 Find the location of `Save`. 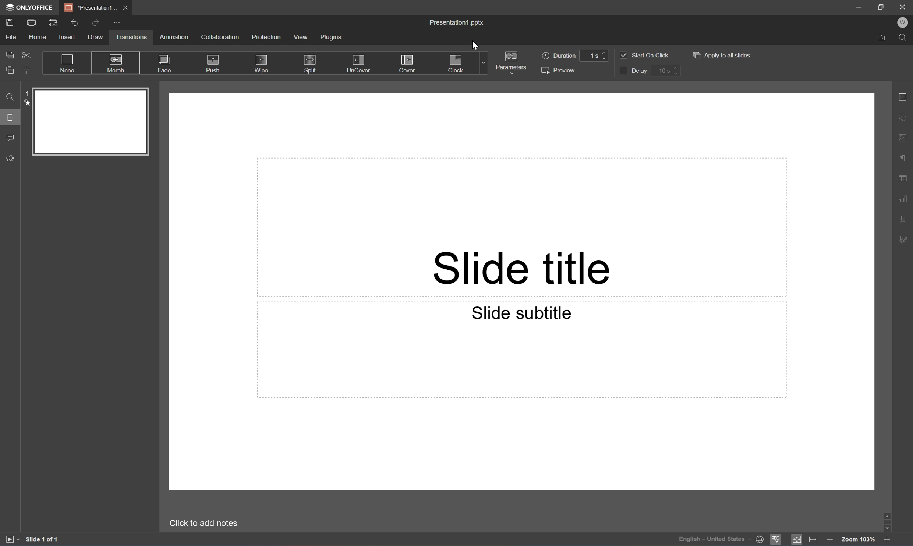

Save is located at coordinates (9, 23).